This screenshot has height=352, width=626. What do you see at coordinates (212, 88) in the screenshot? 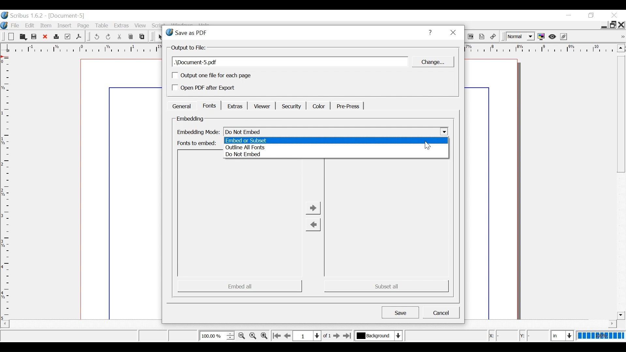
I see `(un)select Open PDF after Export` at bounding box center [212, 88].